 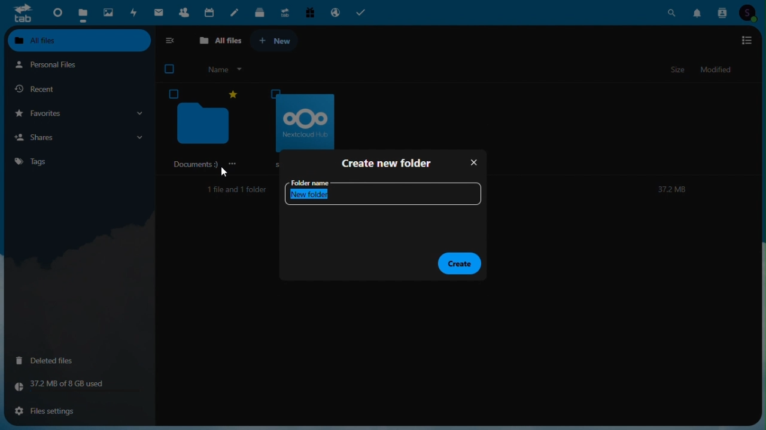 What do you see at coordinates (297, 124) in the screenshot?
I see `oOo` at bounding box center [297, 124].